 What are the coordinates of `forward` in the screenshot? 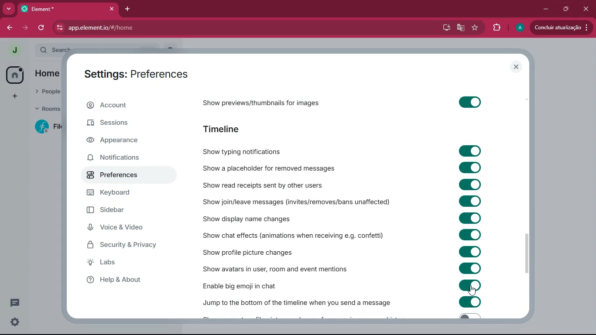 It's located at (27, 28).